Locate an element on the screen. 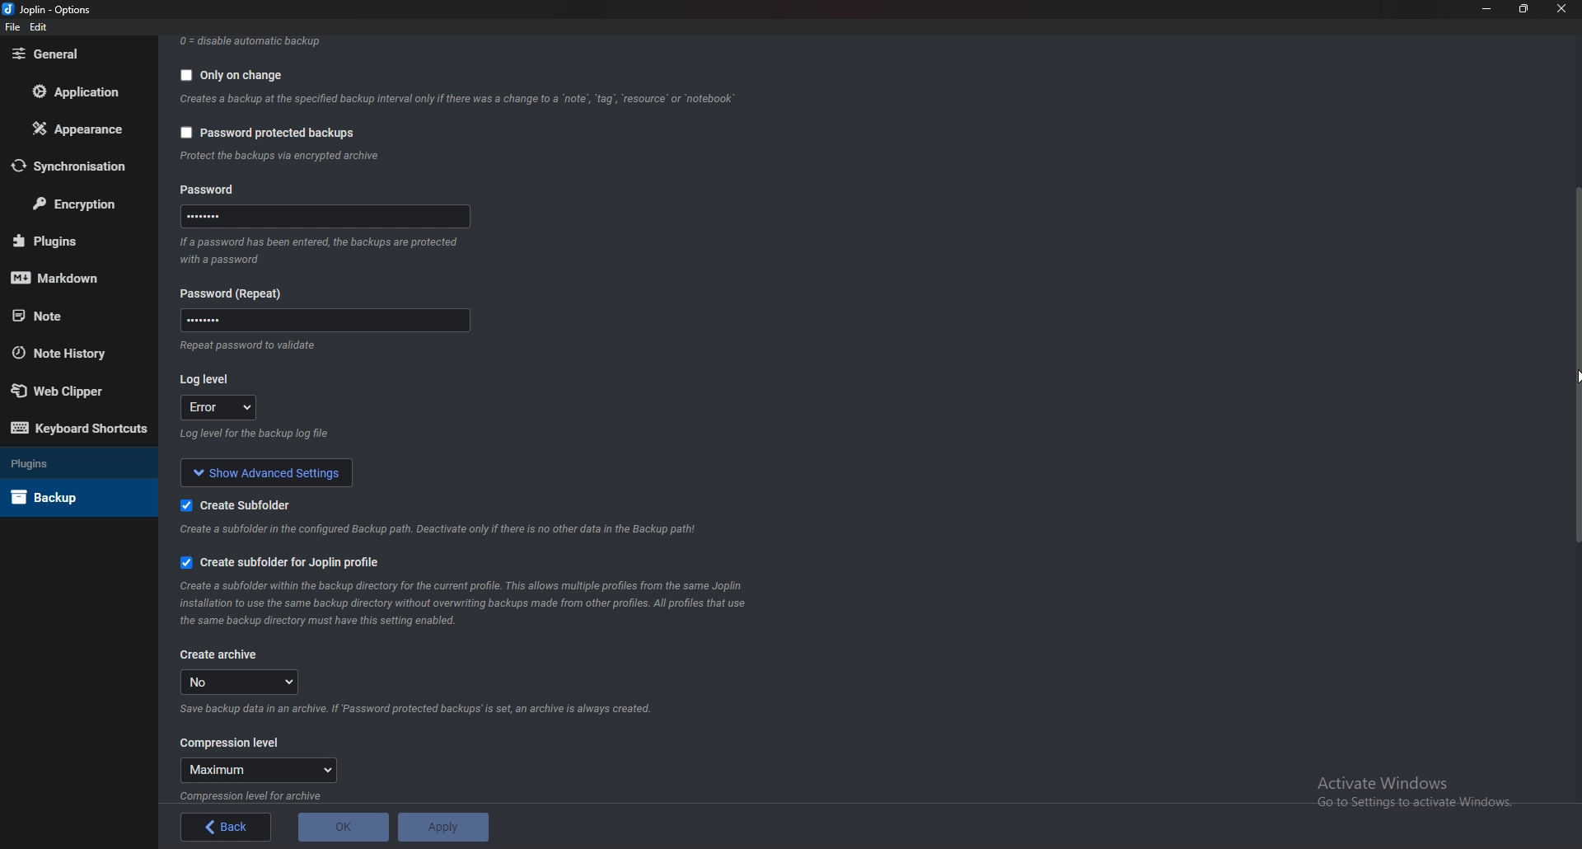  Create sub folder for joplin profile is located at coordinates (282, 563).